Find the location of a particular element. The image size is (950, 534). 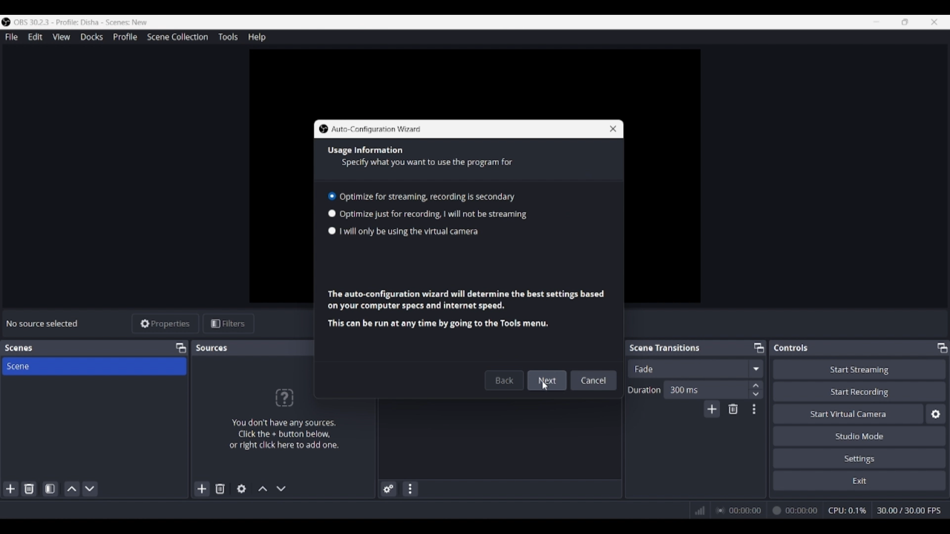

Text description of window is located at coordinates (466, 308).